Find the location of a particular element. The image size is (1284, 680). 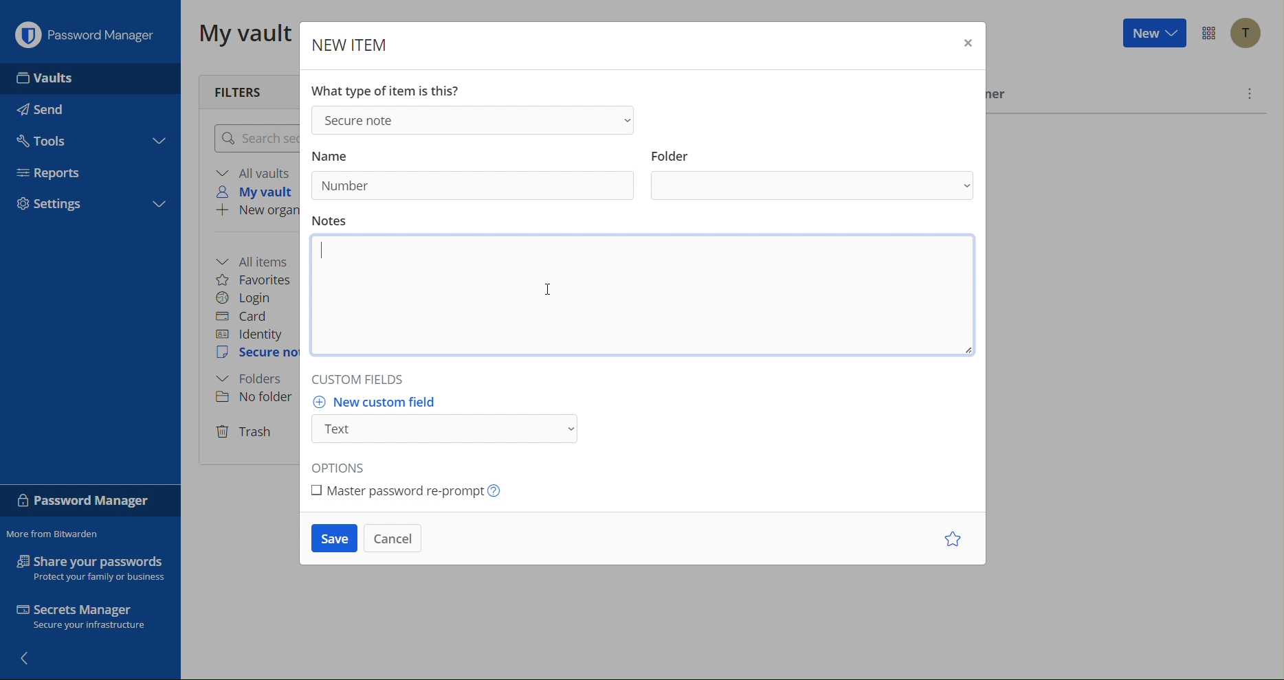

Options is located at coordinates (346, 466).